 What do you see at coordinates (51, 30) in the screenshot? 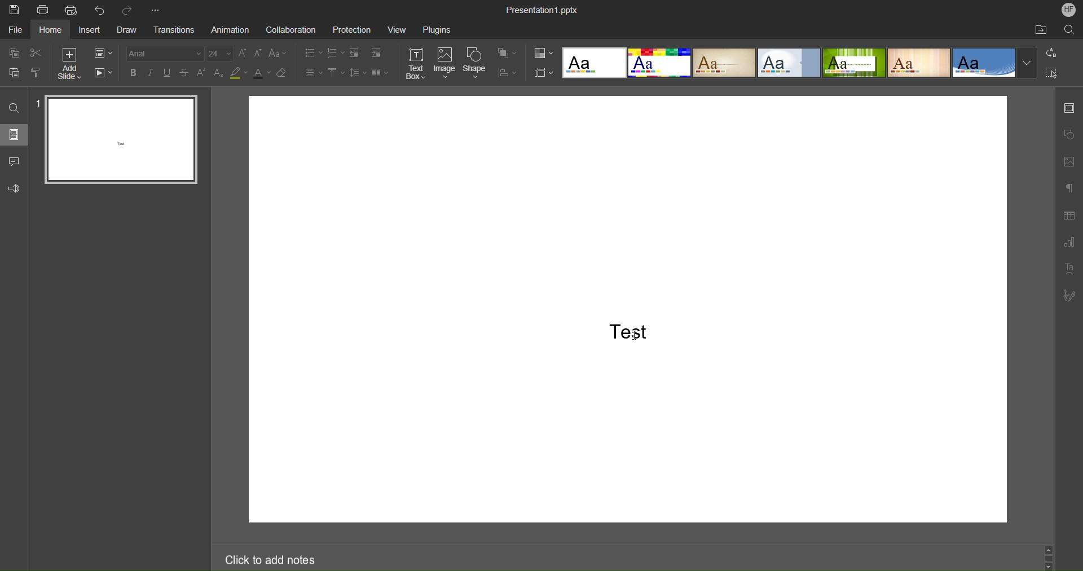
I see `Home` at bounding box center [51, 30].